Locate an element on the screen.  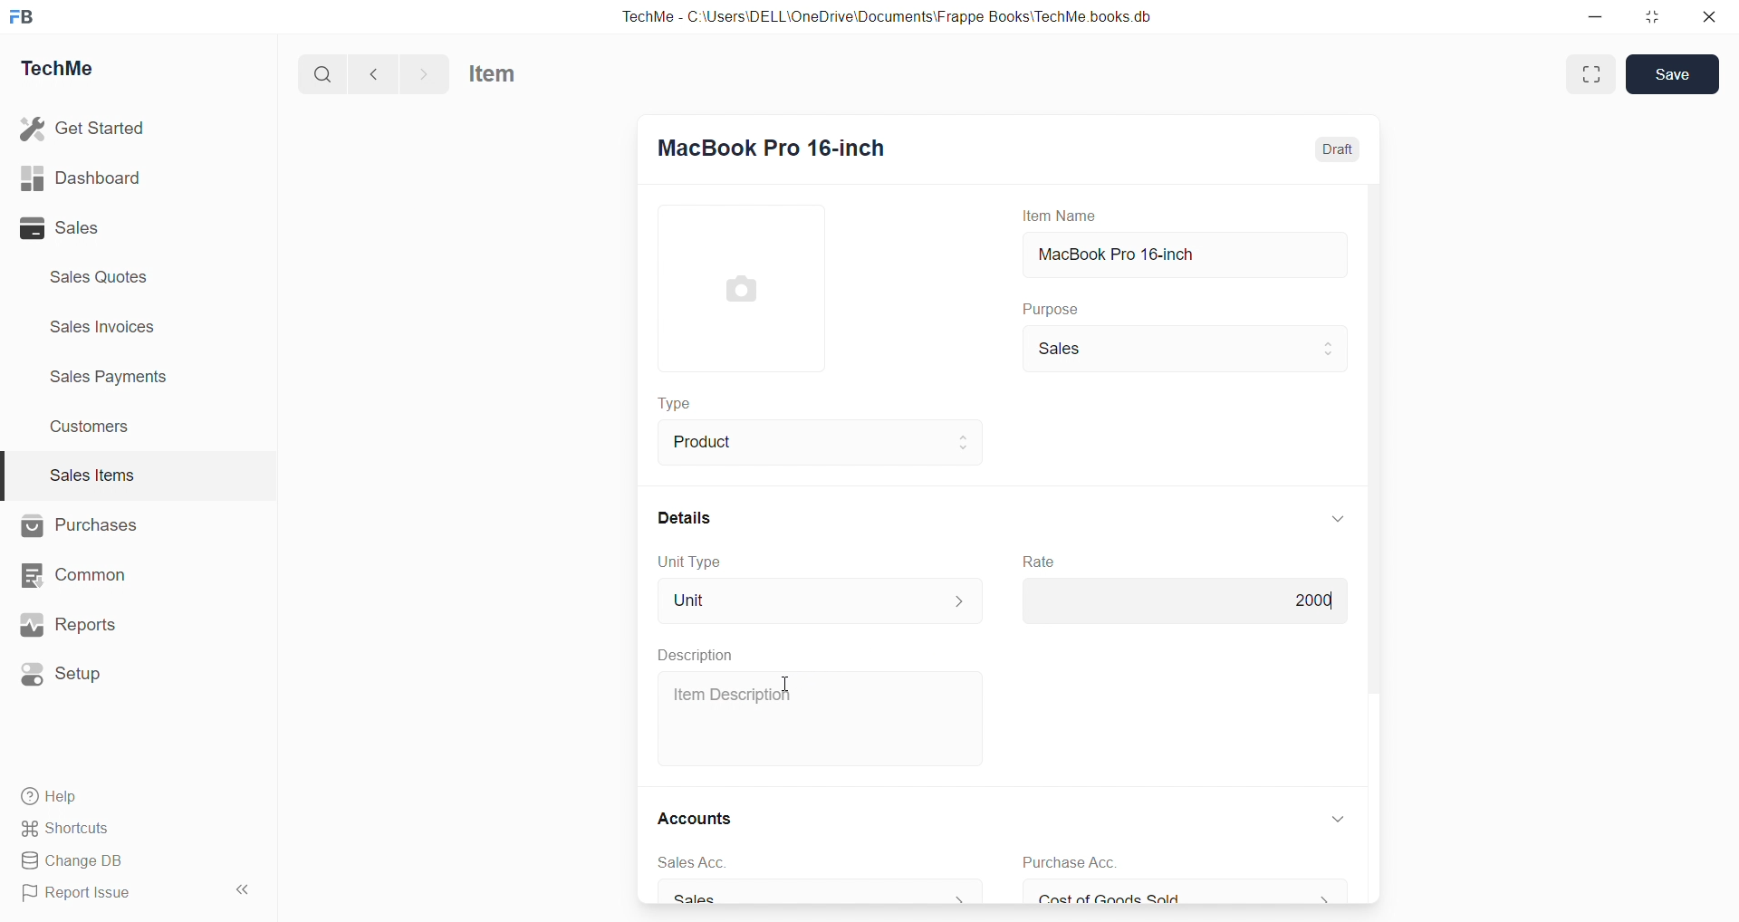
enlarge is located at coordinates (1592, 74).